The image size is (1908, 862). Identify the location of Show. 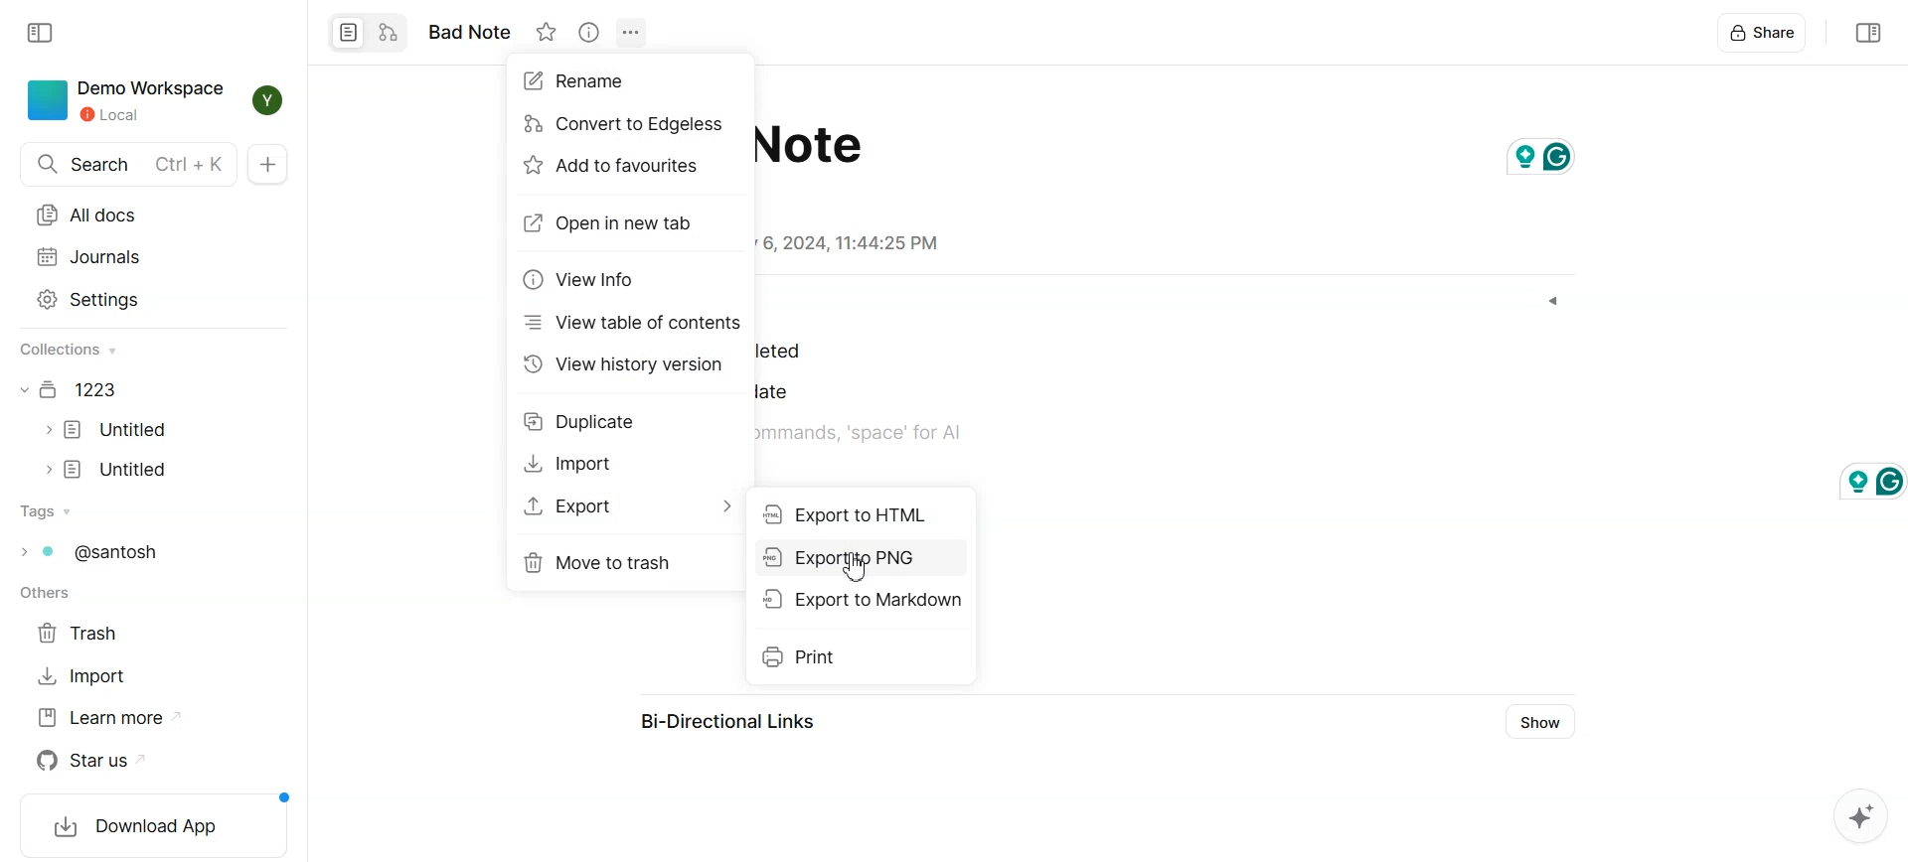
(1537, 722).